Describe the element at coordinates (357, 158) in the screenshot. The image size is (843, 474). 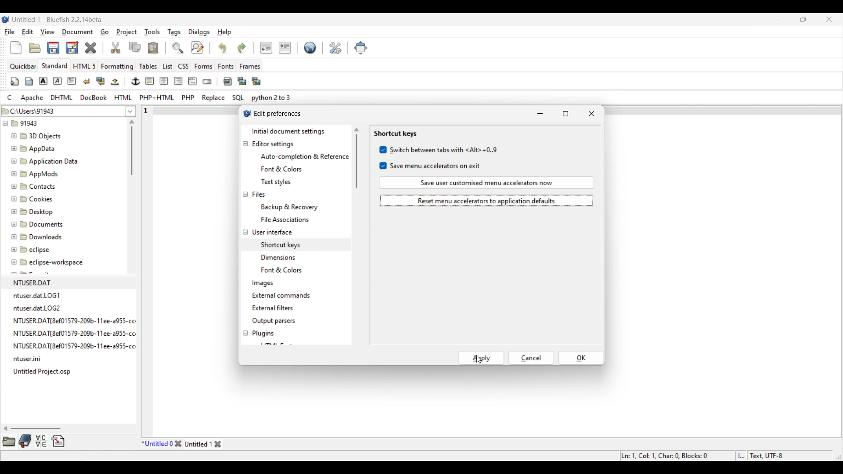
I see `Vertical slide bar` at that location.